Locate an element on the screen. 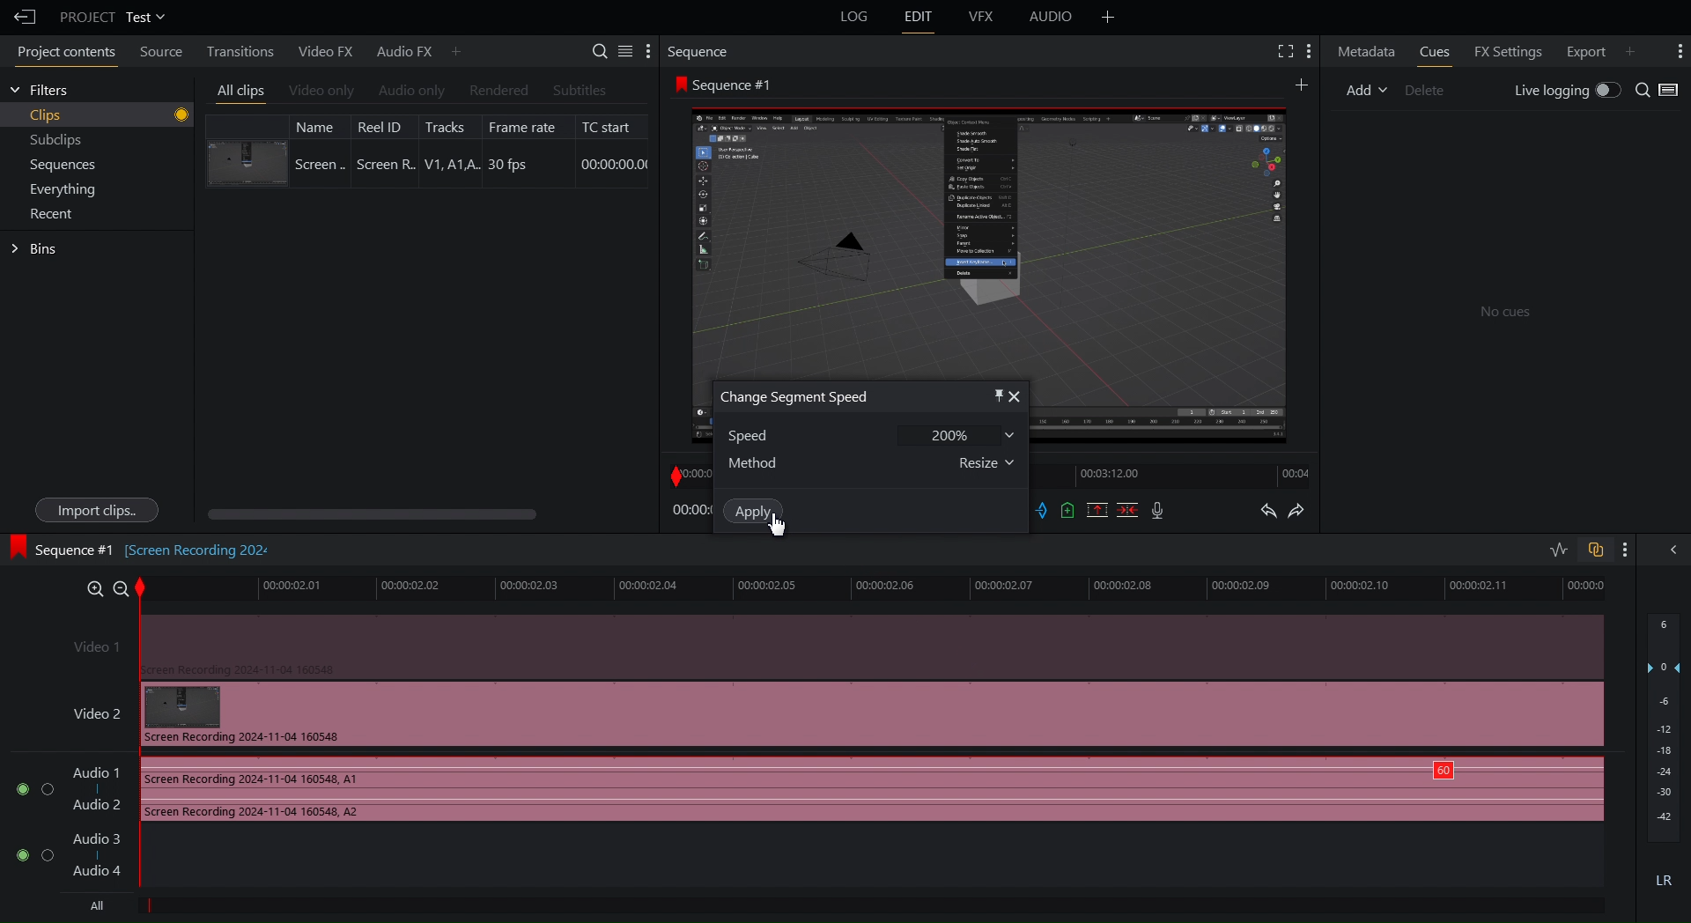 The width and height of the screenshot is (1691, 923). Speed is located at coordinates (866, 434).